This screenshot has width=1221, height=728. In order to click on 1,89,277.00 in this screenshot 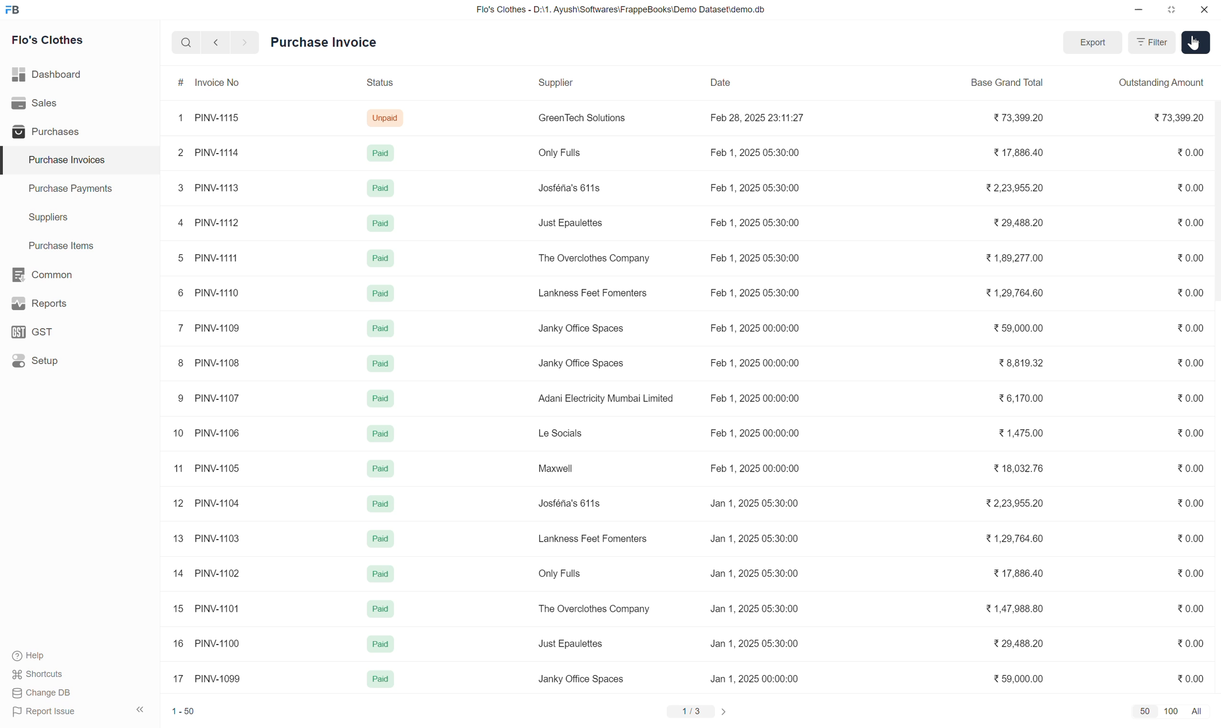, I will do `click(1009, 259)`.